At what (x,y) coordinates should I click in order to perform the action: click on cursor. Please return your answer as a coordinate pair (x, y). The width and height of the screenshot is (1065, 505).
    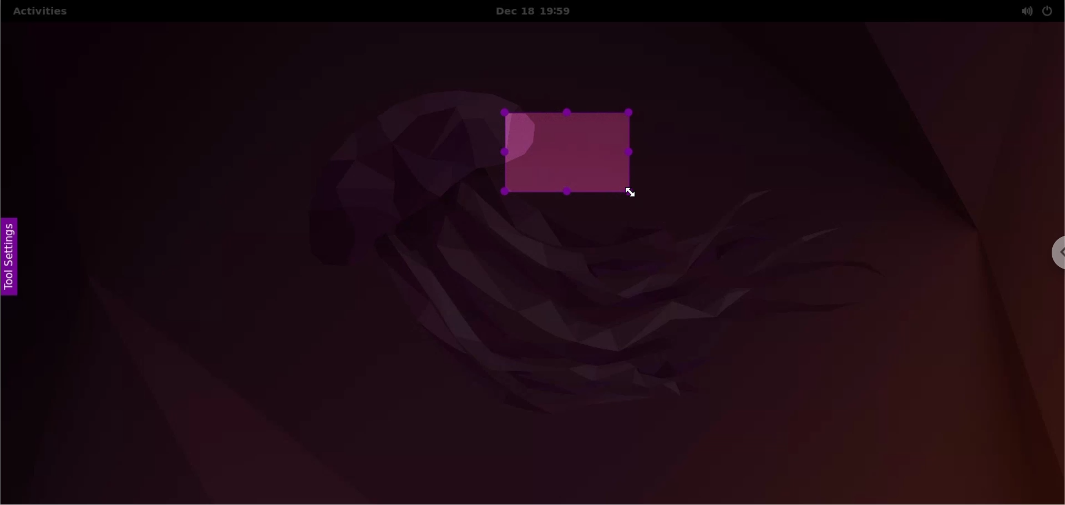
    Looking at the image, I should click on (635, 195).